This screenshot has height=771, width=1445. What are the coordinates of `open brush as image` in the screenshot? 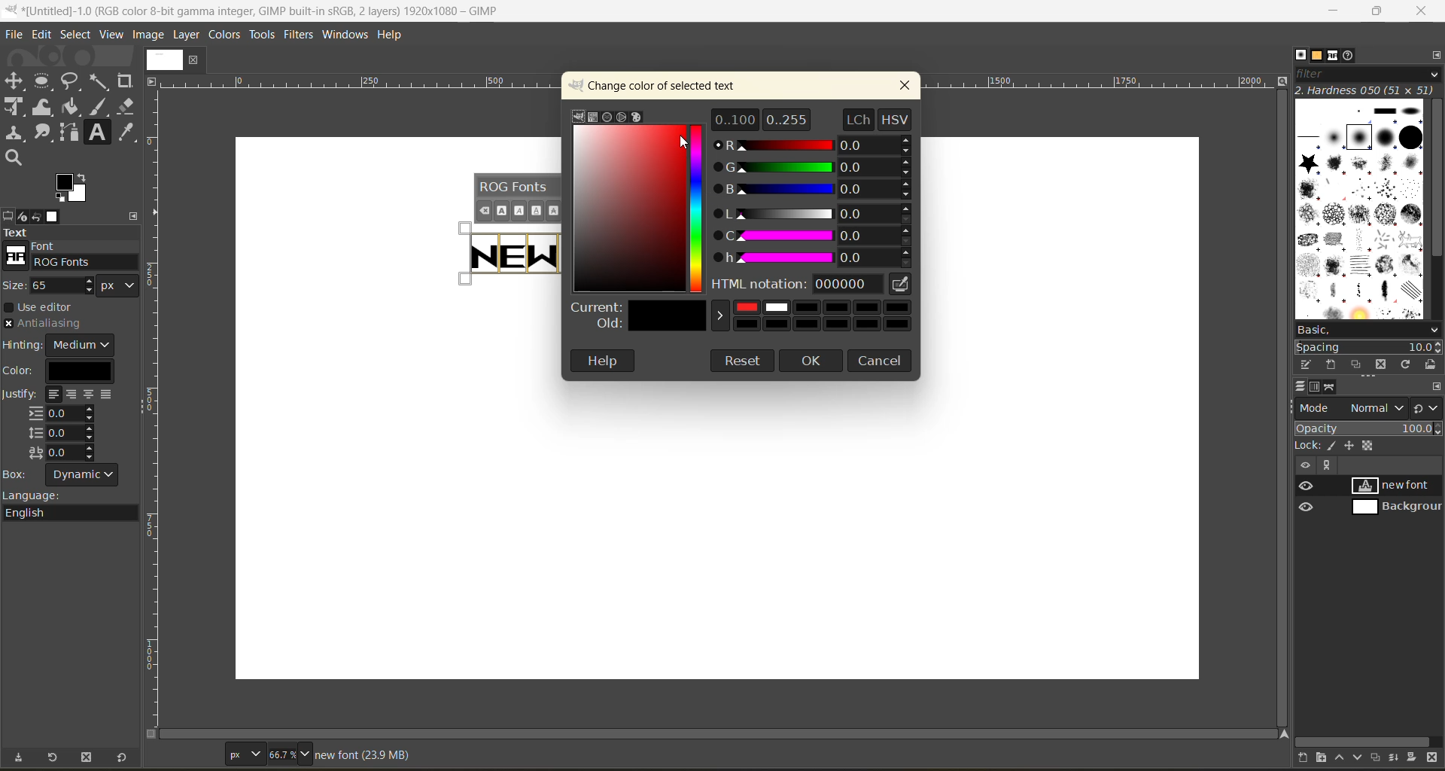 It's located at (1433, 366).